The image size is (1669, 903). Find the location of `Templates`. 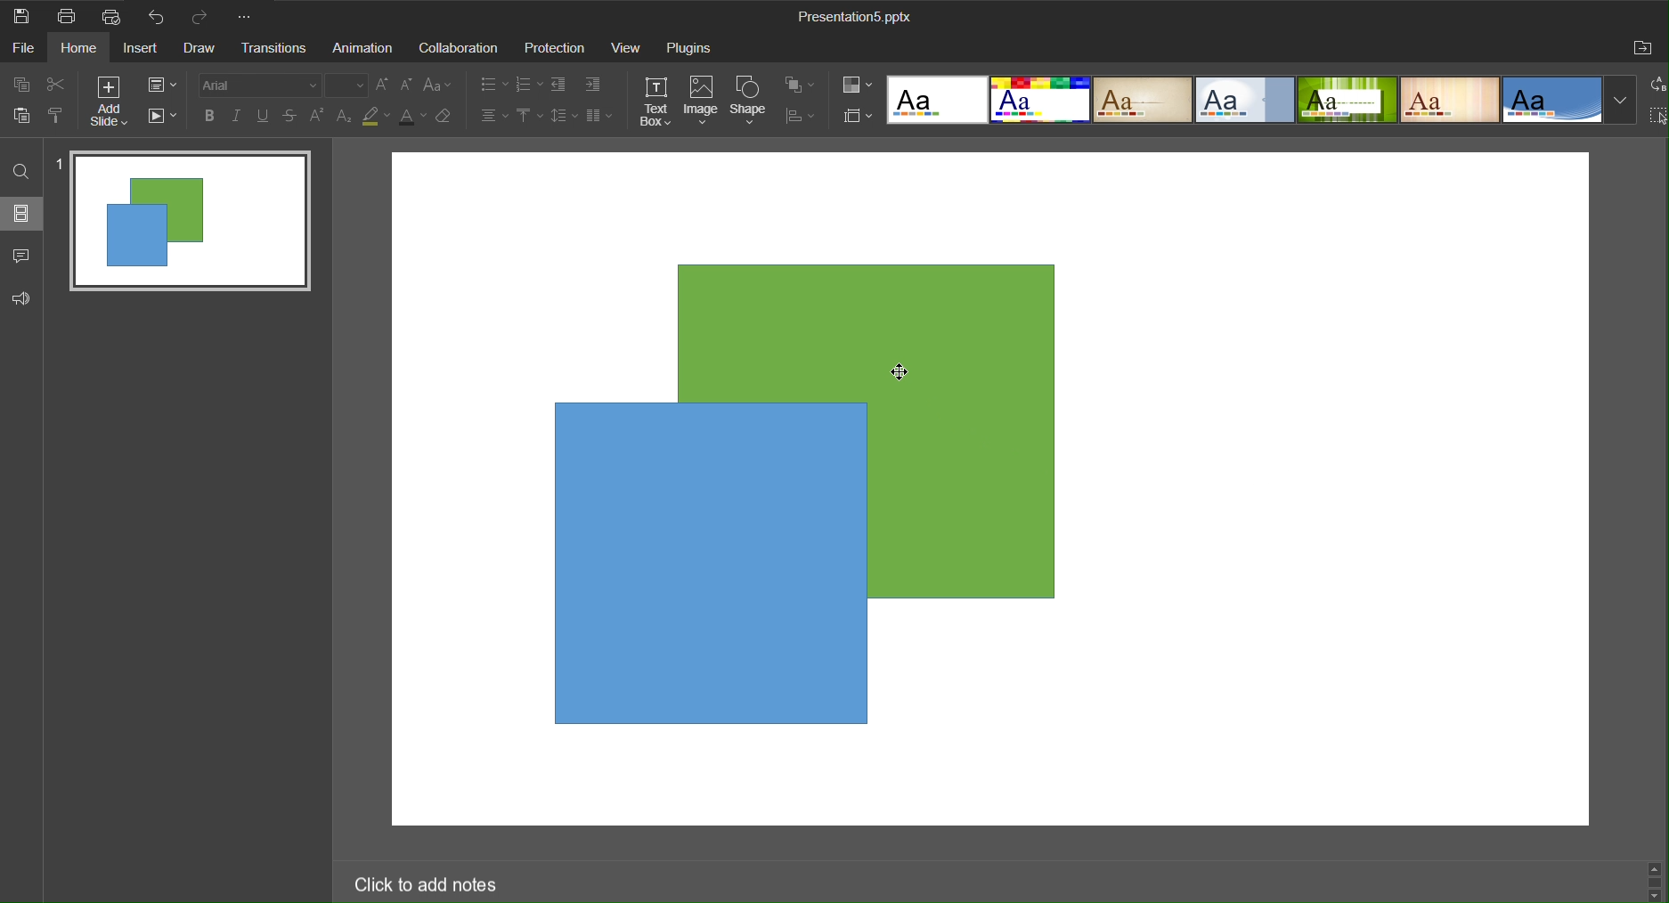

Templates is located at coordinates (1258, 99).